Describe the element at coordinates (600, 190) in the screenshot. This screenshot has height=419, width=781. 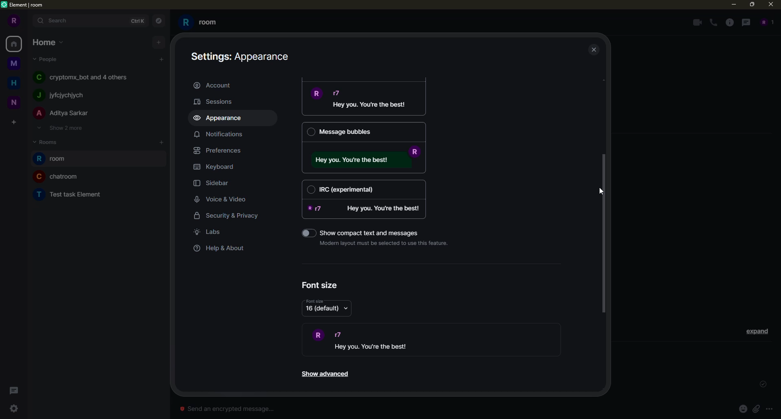
I see `cursor` at that location.